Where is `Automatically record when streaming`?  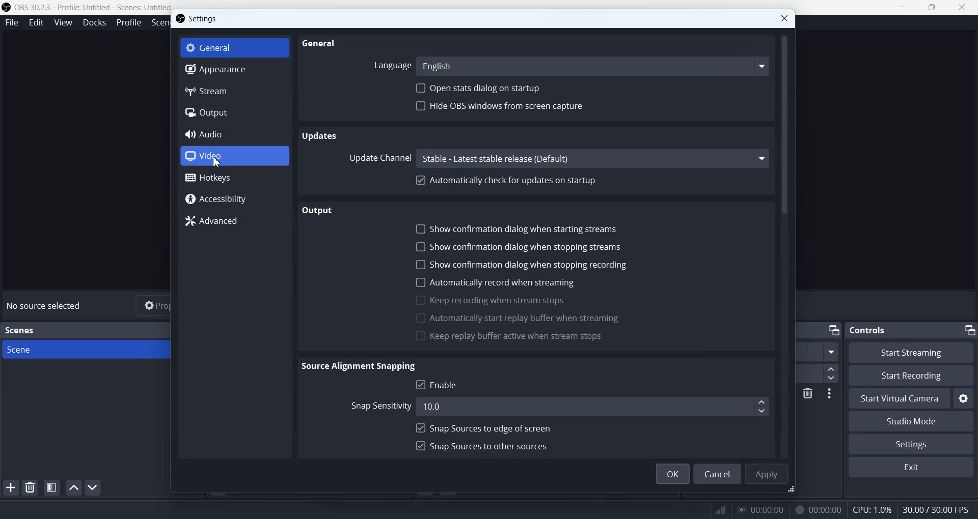 Automatically record when streaming is located at coordinates (495, 283).